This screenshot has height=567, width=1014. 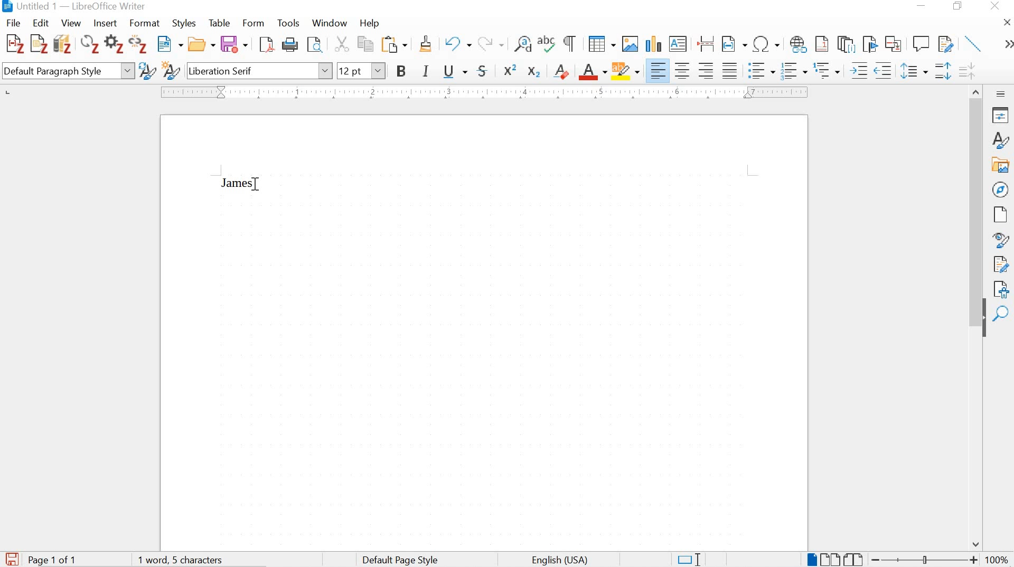 What do you see at coordinates (114, 45) in the screenshot?
I see `set document preferences` at bounding box center [114, 45].